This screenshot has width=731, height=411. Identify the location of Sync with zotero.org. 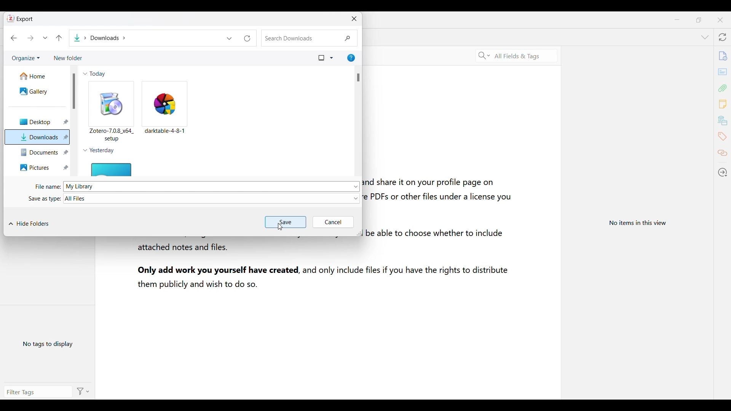
(723, 37).